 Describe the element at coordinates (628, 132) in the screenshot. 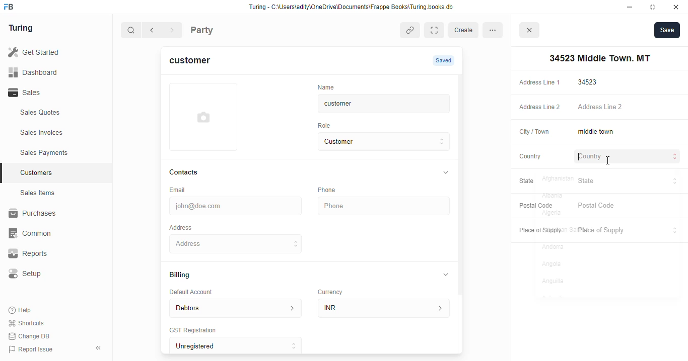

I see `middle town` at that location.